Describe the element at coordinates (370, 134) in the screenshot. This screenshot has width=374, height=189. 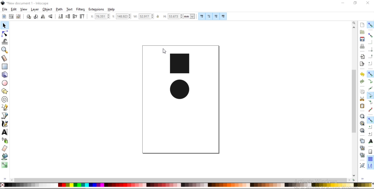
I see `snap an items rotation center` at that location.